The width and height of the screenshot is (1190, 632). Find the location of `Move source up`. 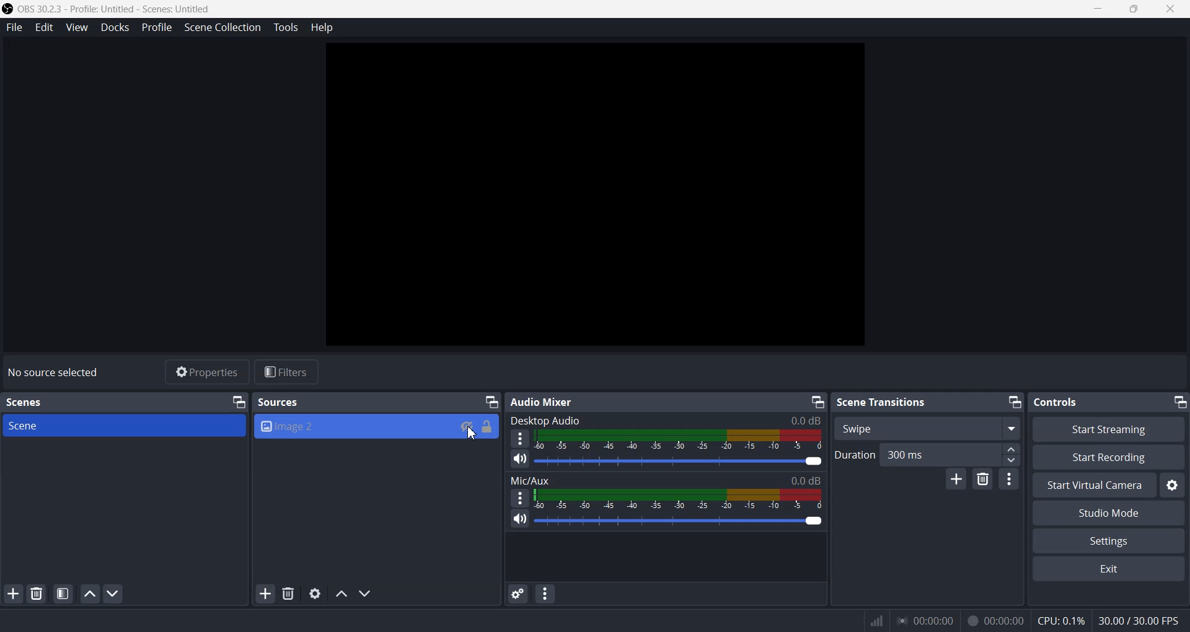

Move source up is located at coordinates (341, 594).